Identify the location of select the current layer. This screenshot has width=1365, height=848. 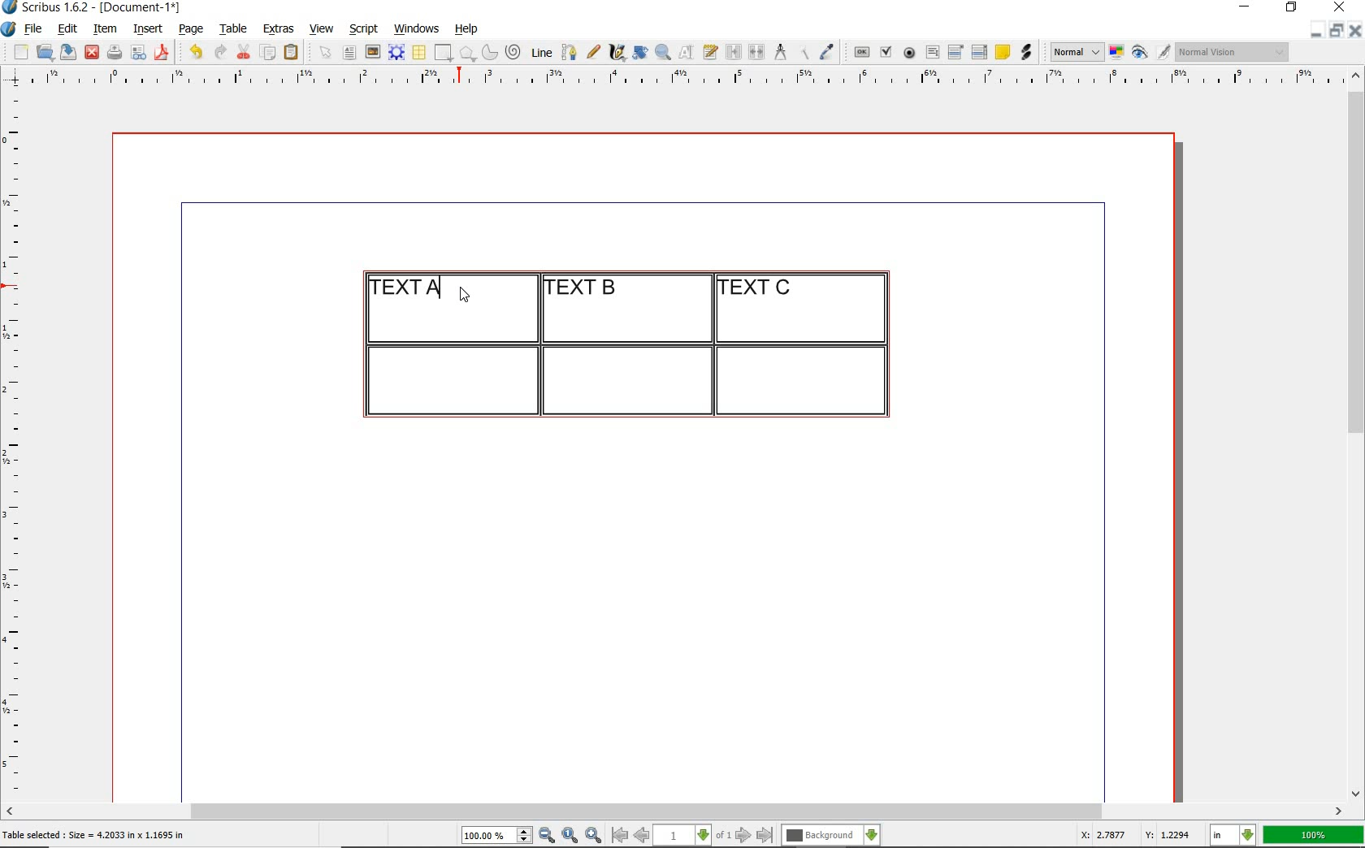
(831, 836).